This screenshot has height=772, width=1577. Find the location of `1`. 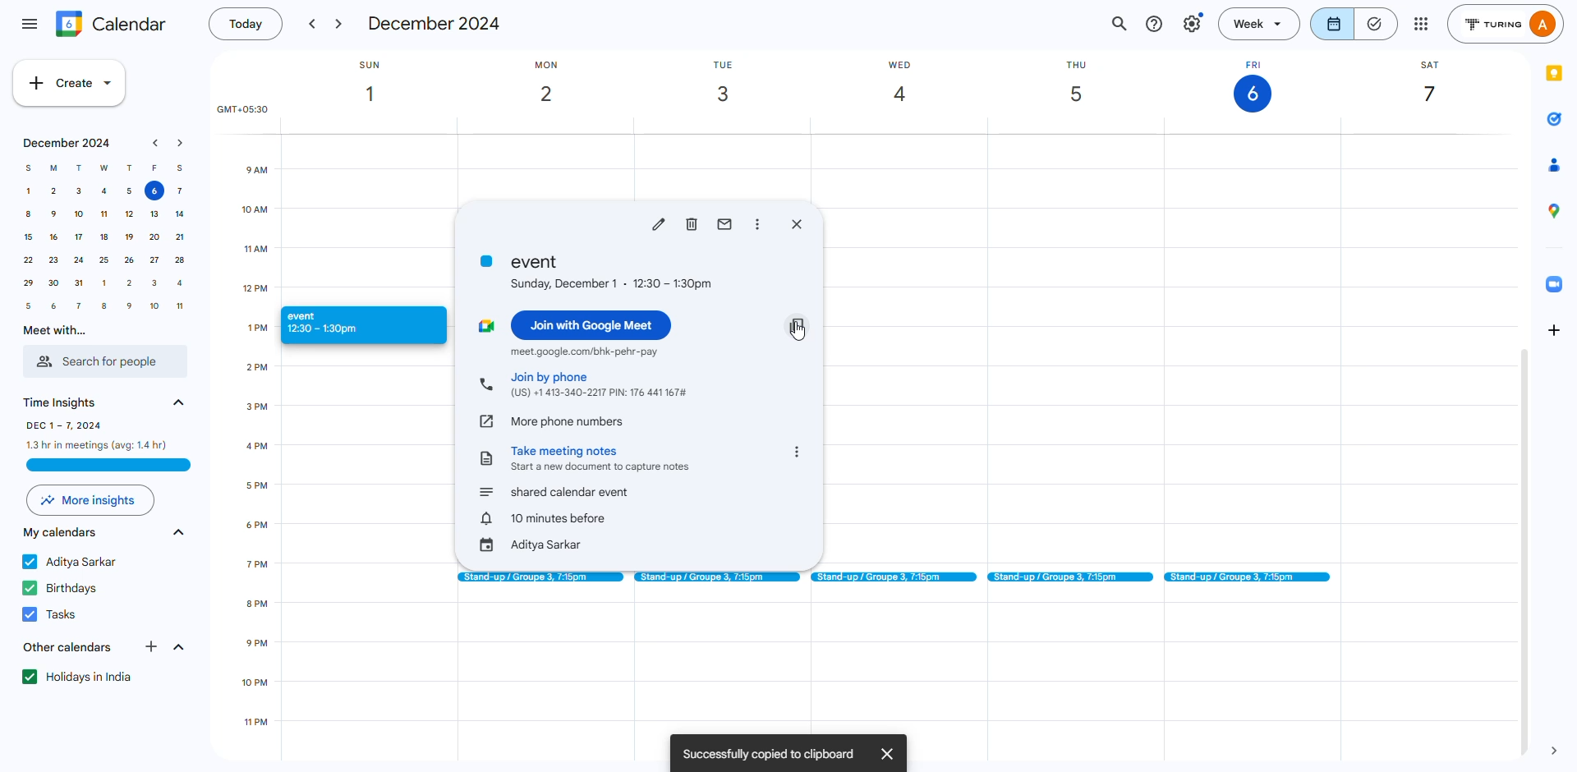

1 is located at coordinates (30, 191).